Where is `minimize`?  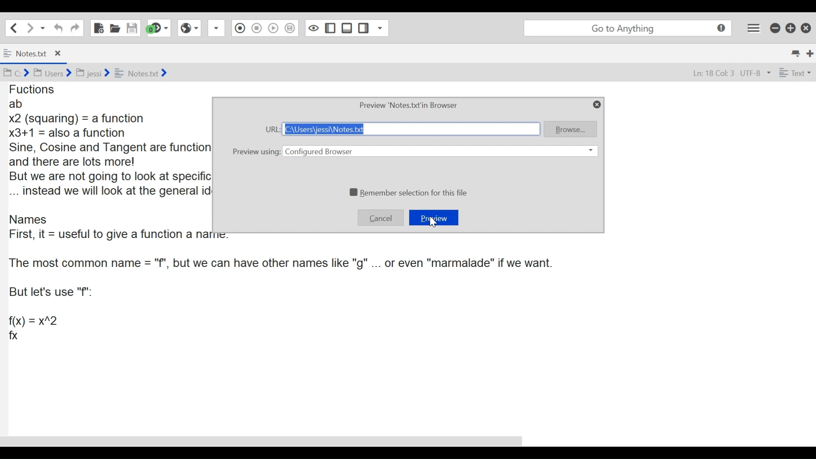
minimize is located at coordinates (775, 28).